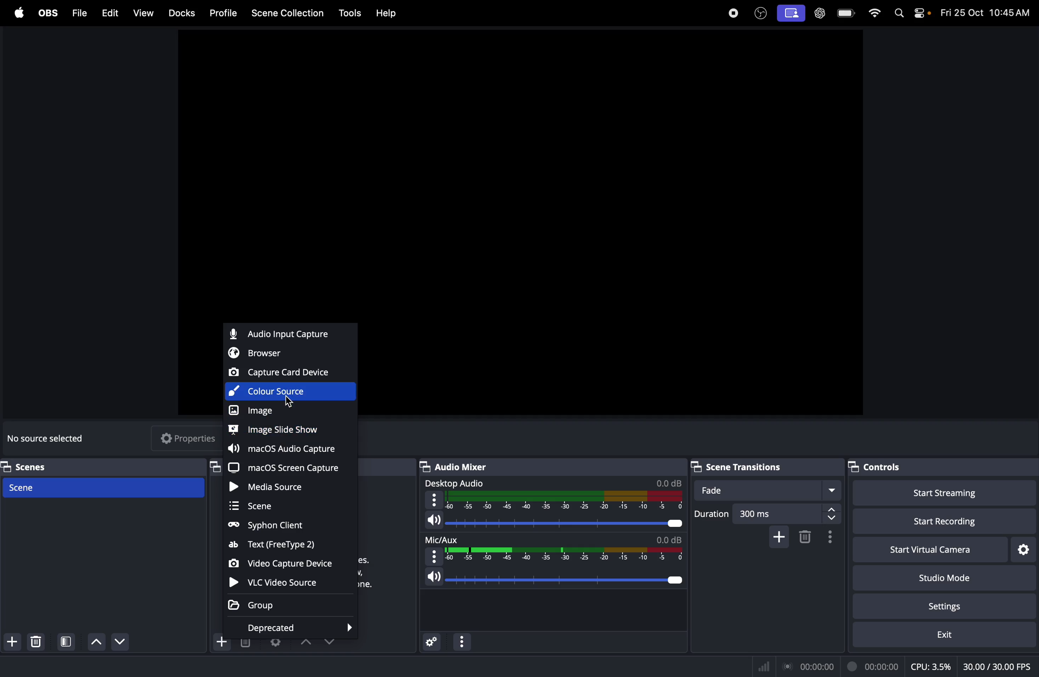 This screenshot has height=677, width=1039. Describe the element at coordinates (389, 14) in the screenshot. I see `help` at that location.